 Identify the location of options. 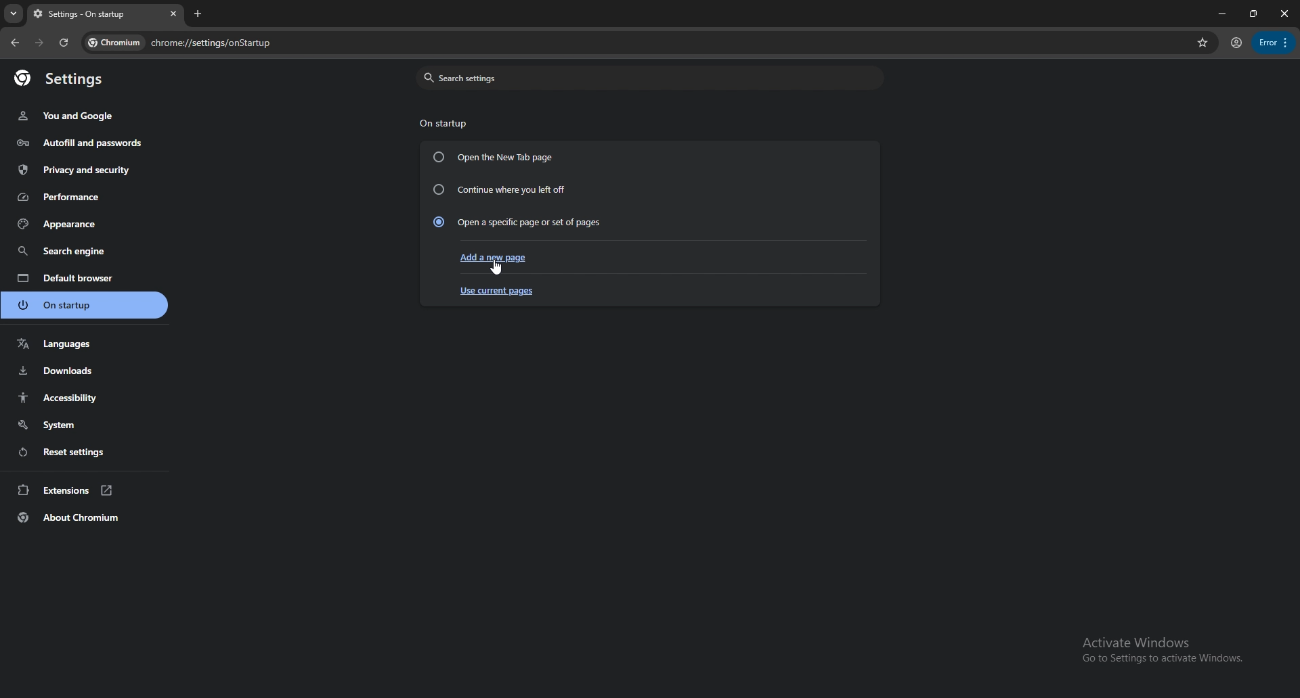
(1274, 43).